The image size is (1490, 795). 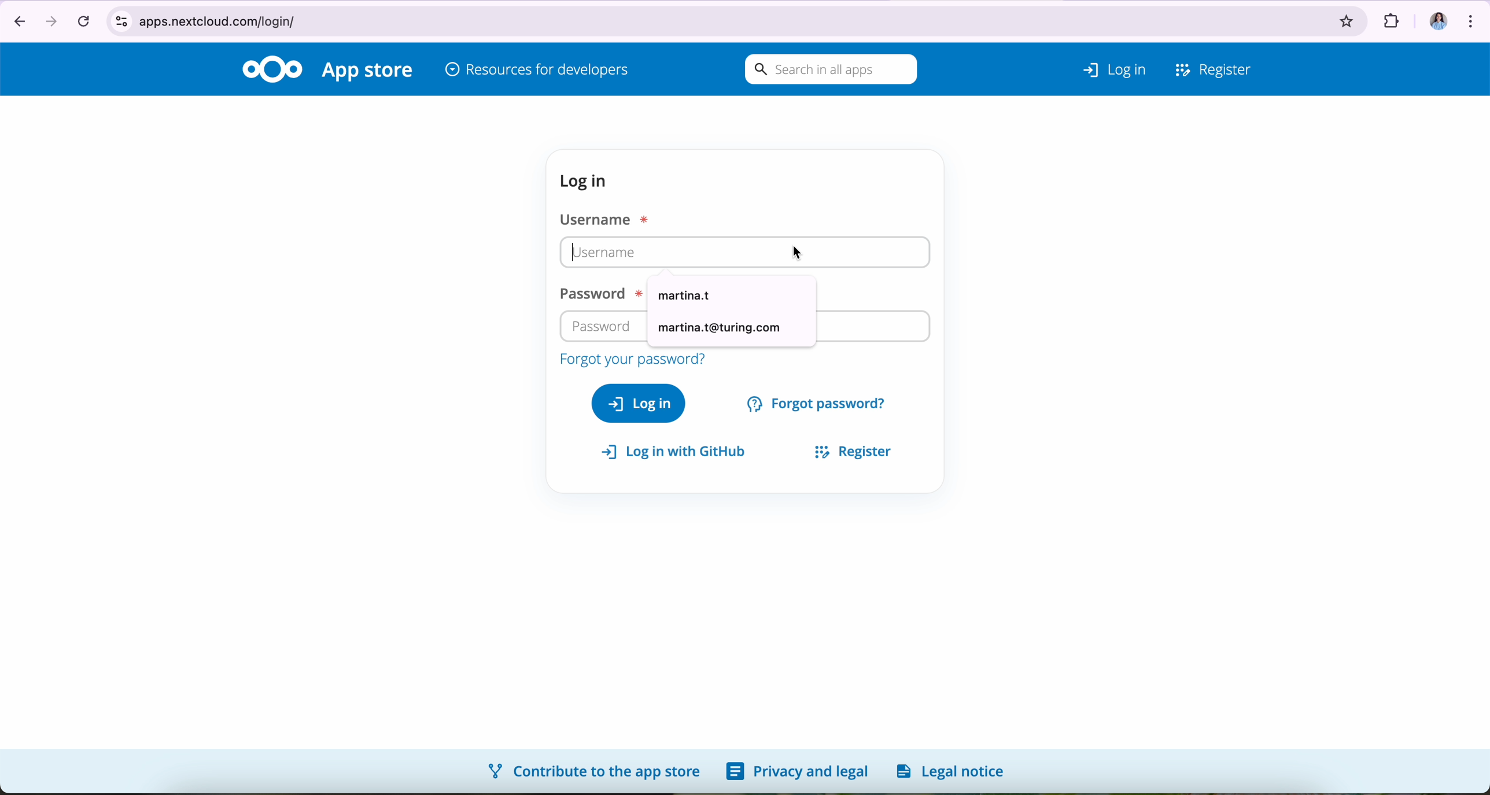 I want to click on apps.nextcloud.com, so click(x=713, y=19).